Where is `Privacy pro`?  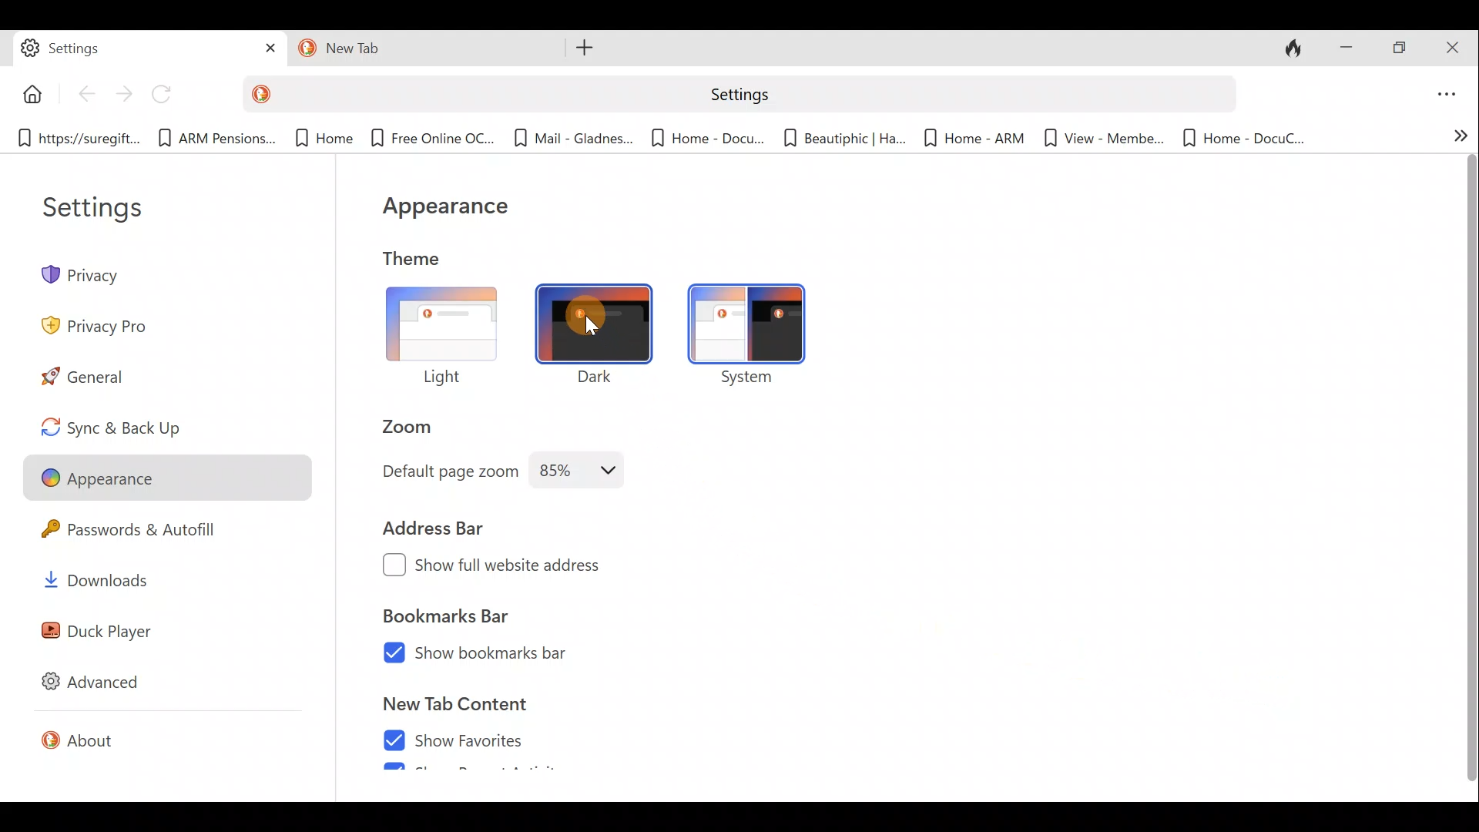 Privacy pro is located at coordinates (85, 323).